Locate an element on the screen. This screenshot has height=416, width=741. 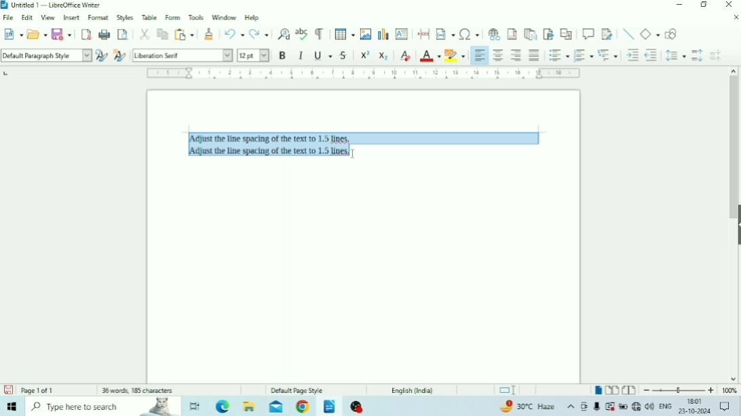
Close is located at coordinates (729, 5).